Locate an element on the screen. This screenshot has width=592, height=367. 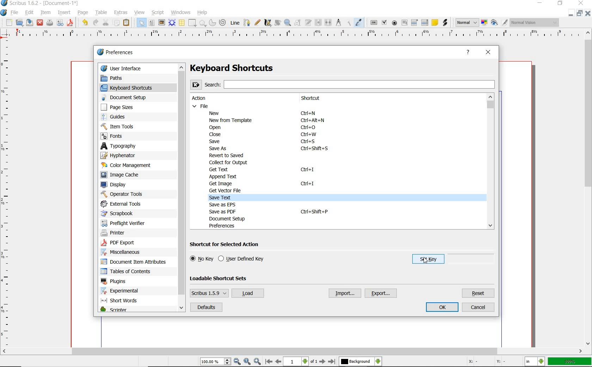
pdf list box is located at coordinates (424, 23).